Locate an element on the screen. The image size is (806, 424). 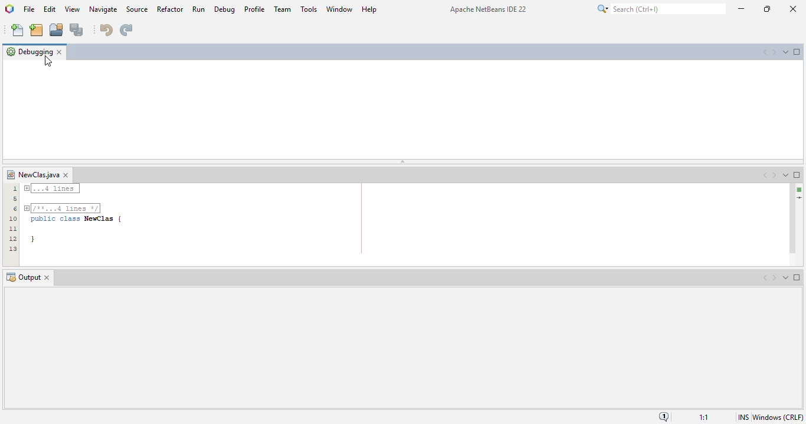
search (Ctrl + I) is located at coordinates (661, 9).